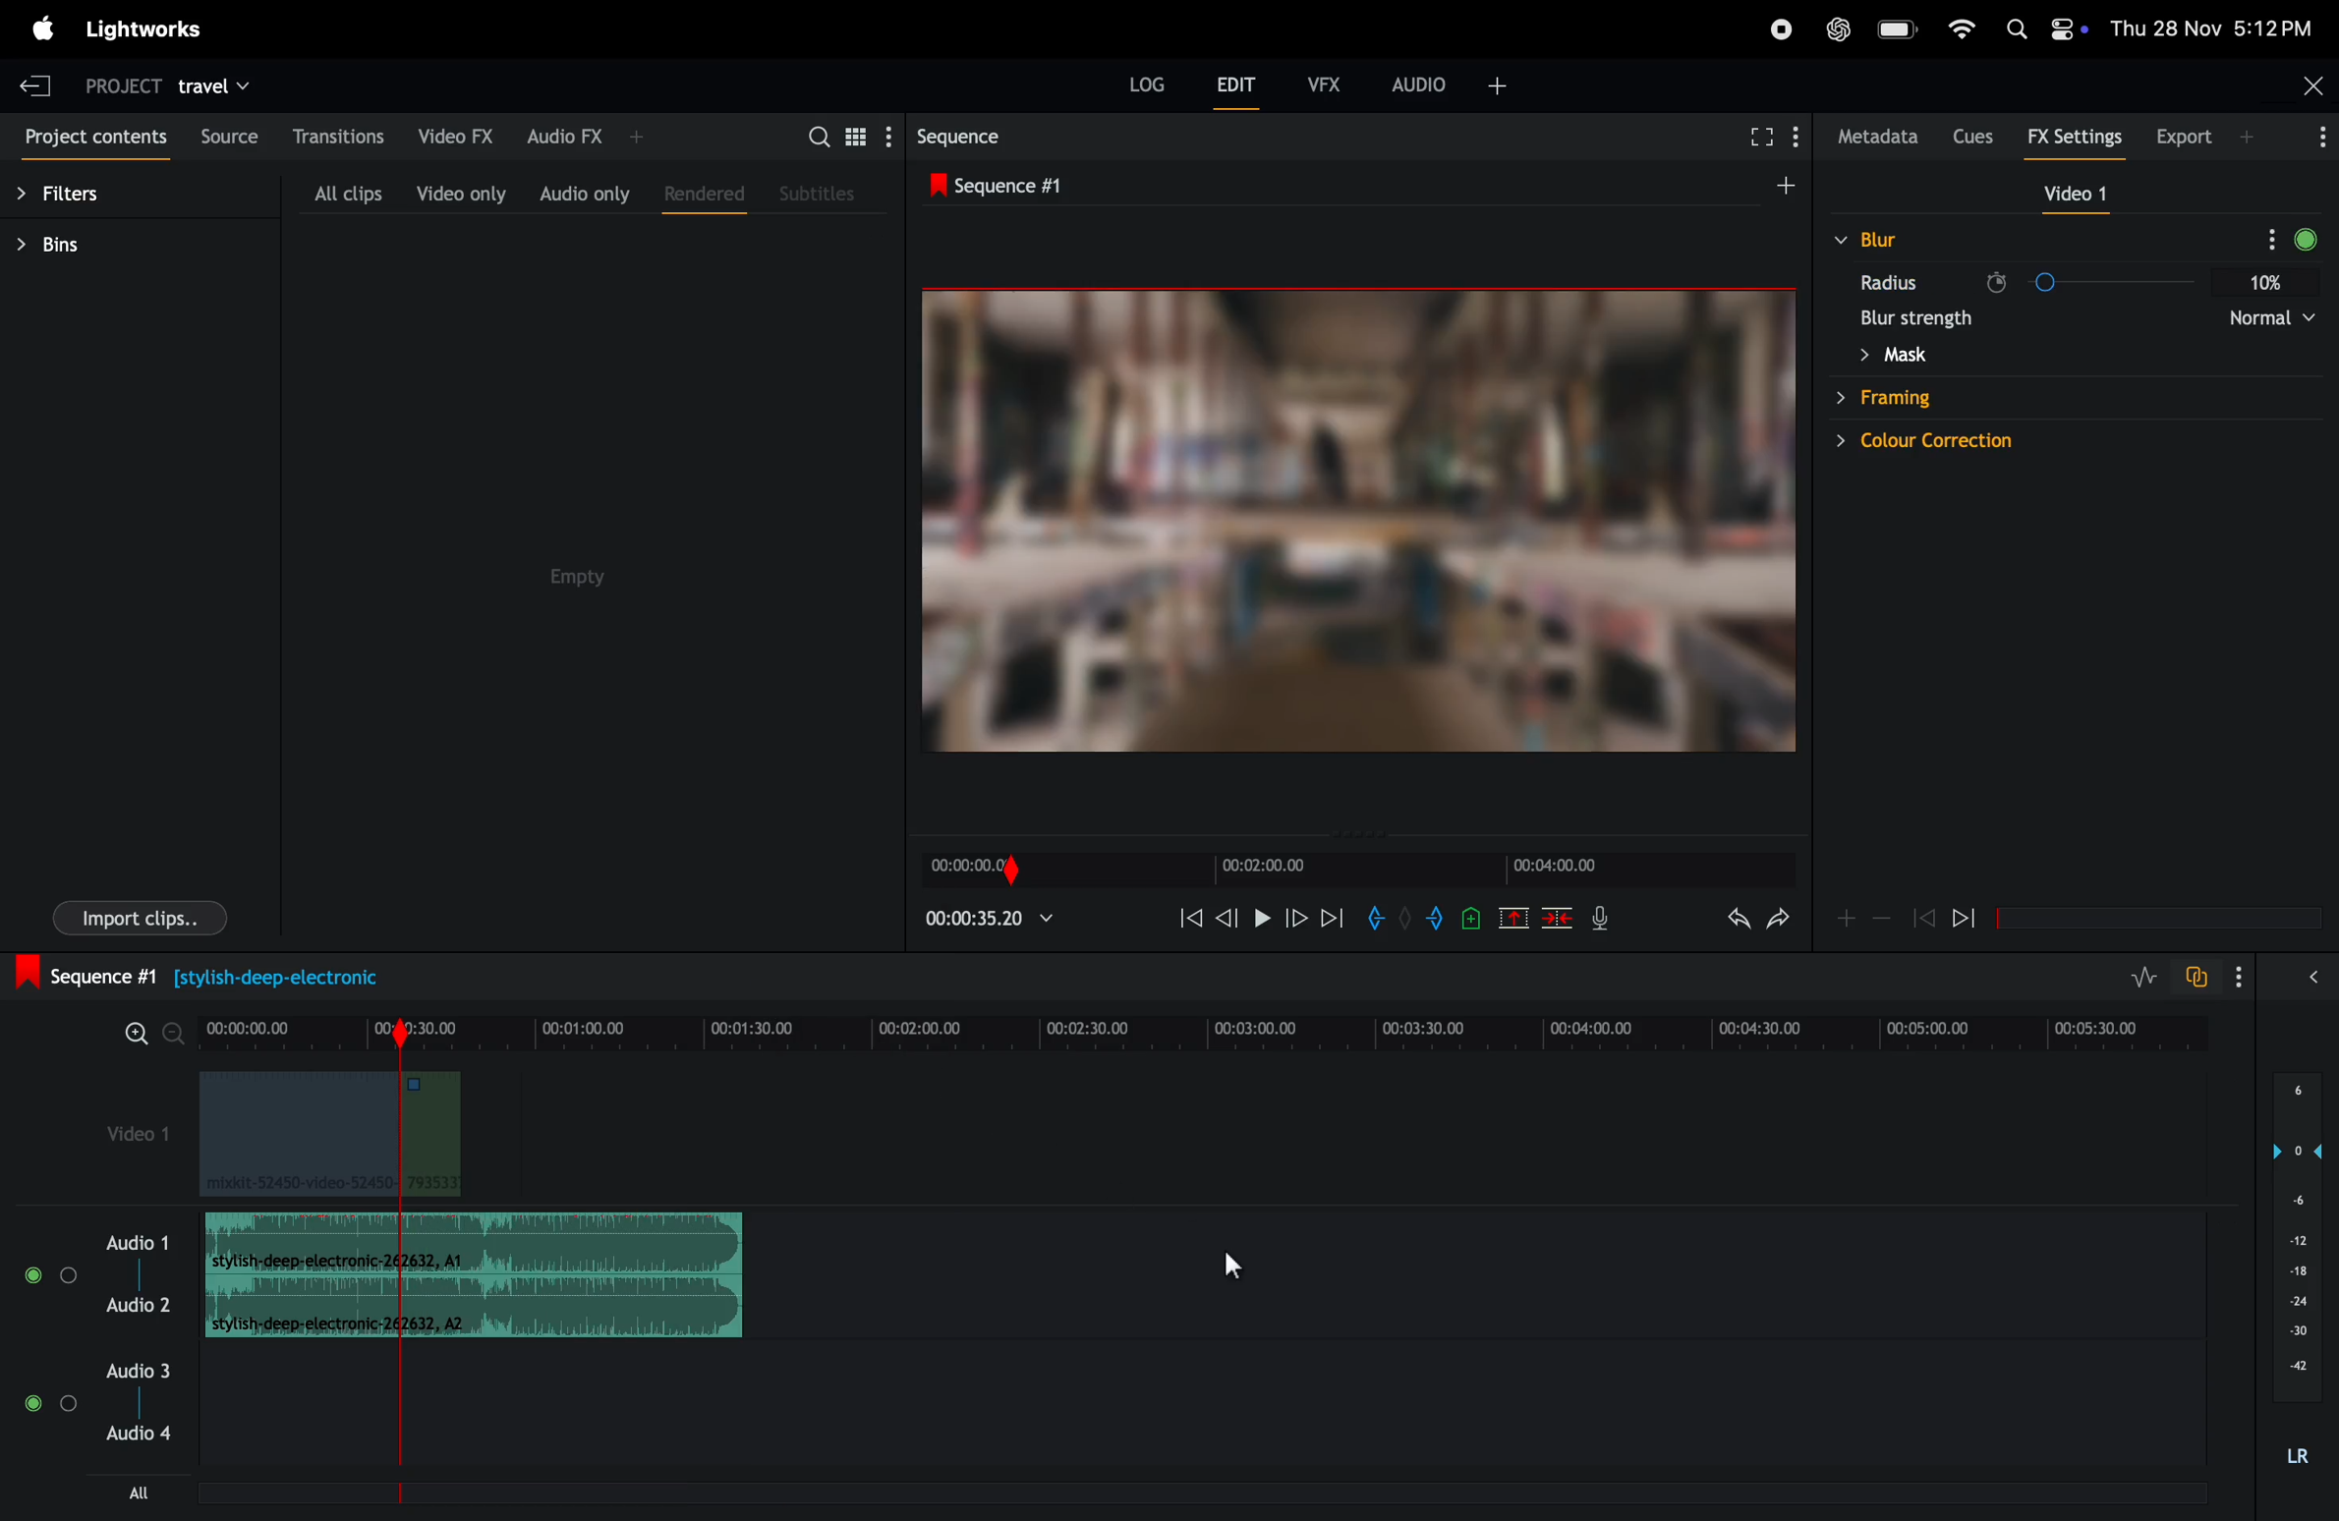 Image resolution: width=2339 pixels, height=1521 pixels. I want to click on rewind, so click(1187, 922).